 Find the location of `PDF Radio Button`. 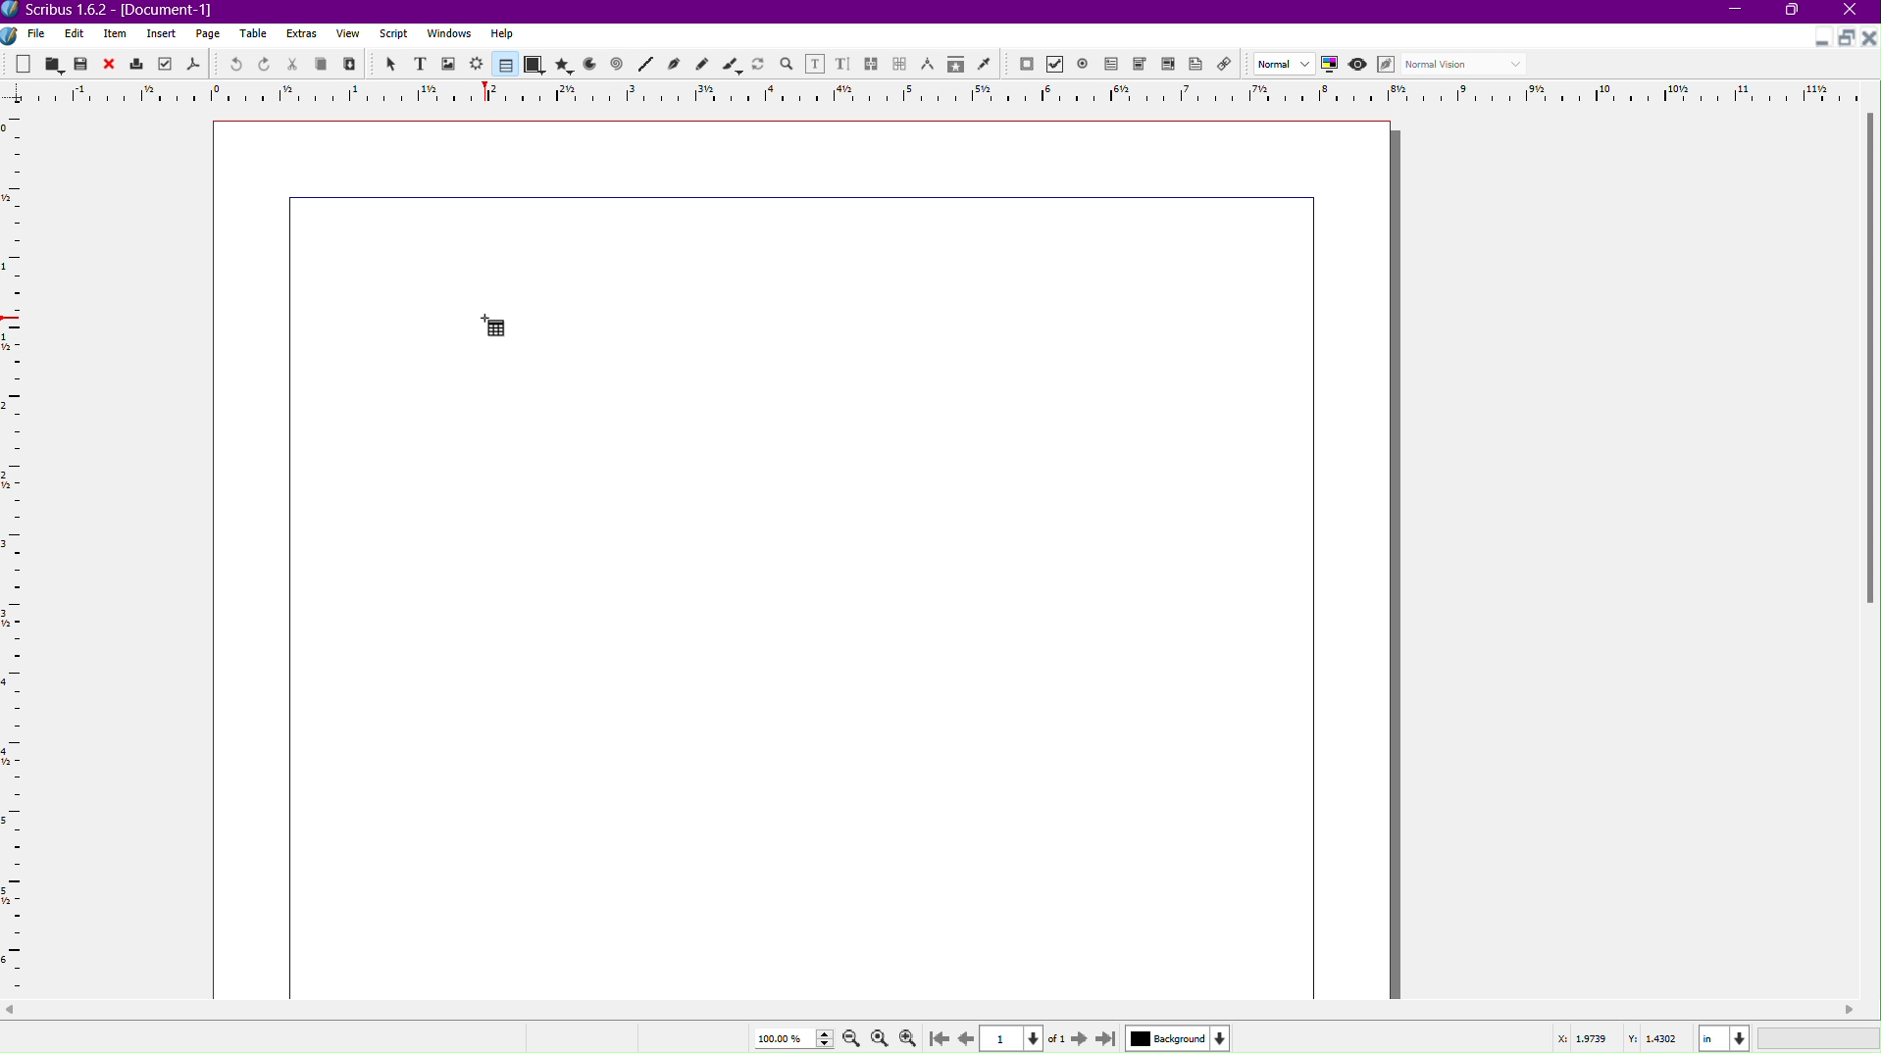

PDF Radio Button is located at coordinates (1087, 64).